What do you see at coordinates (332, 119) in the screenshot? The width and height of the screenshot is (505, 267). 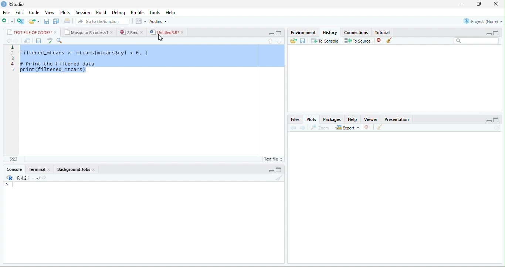 I see `Packages` at bounding box center [332, 119].